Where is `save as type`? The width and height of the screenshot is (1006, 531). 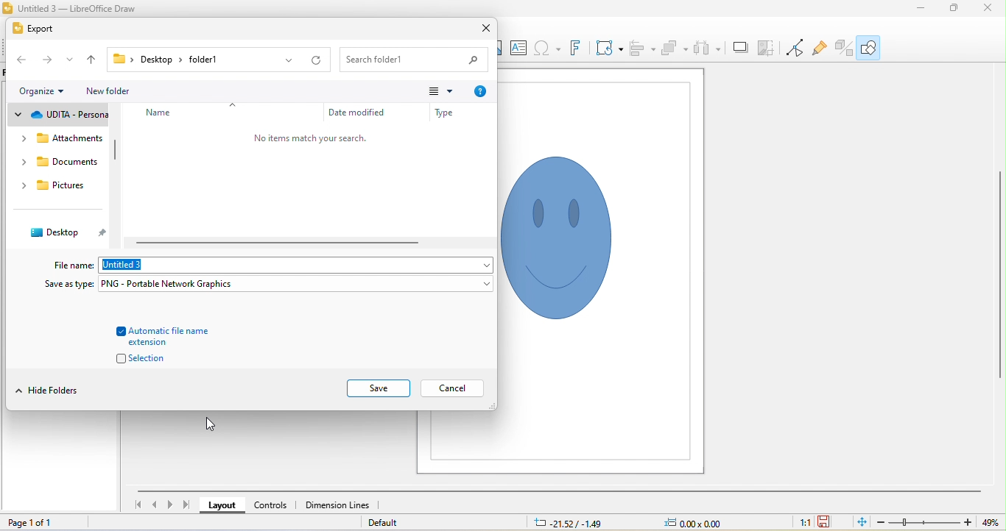
save as type is located at coordinates (70, 285).